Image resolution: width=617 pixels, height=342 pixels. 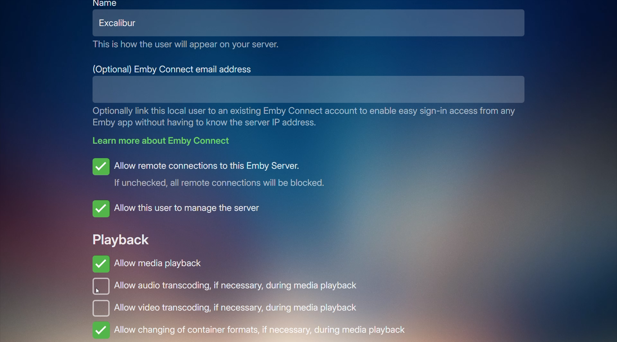 What do you see at coordinates (121, 238) in the screenshot?
I see `Playback` at bounding box center [121, 238].